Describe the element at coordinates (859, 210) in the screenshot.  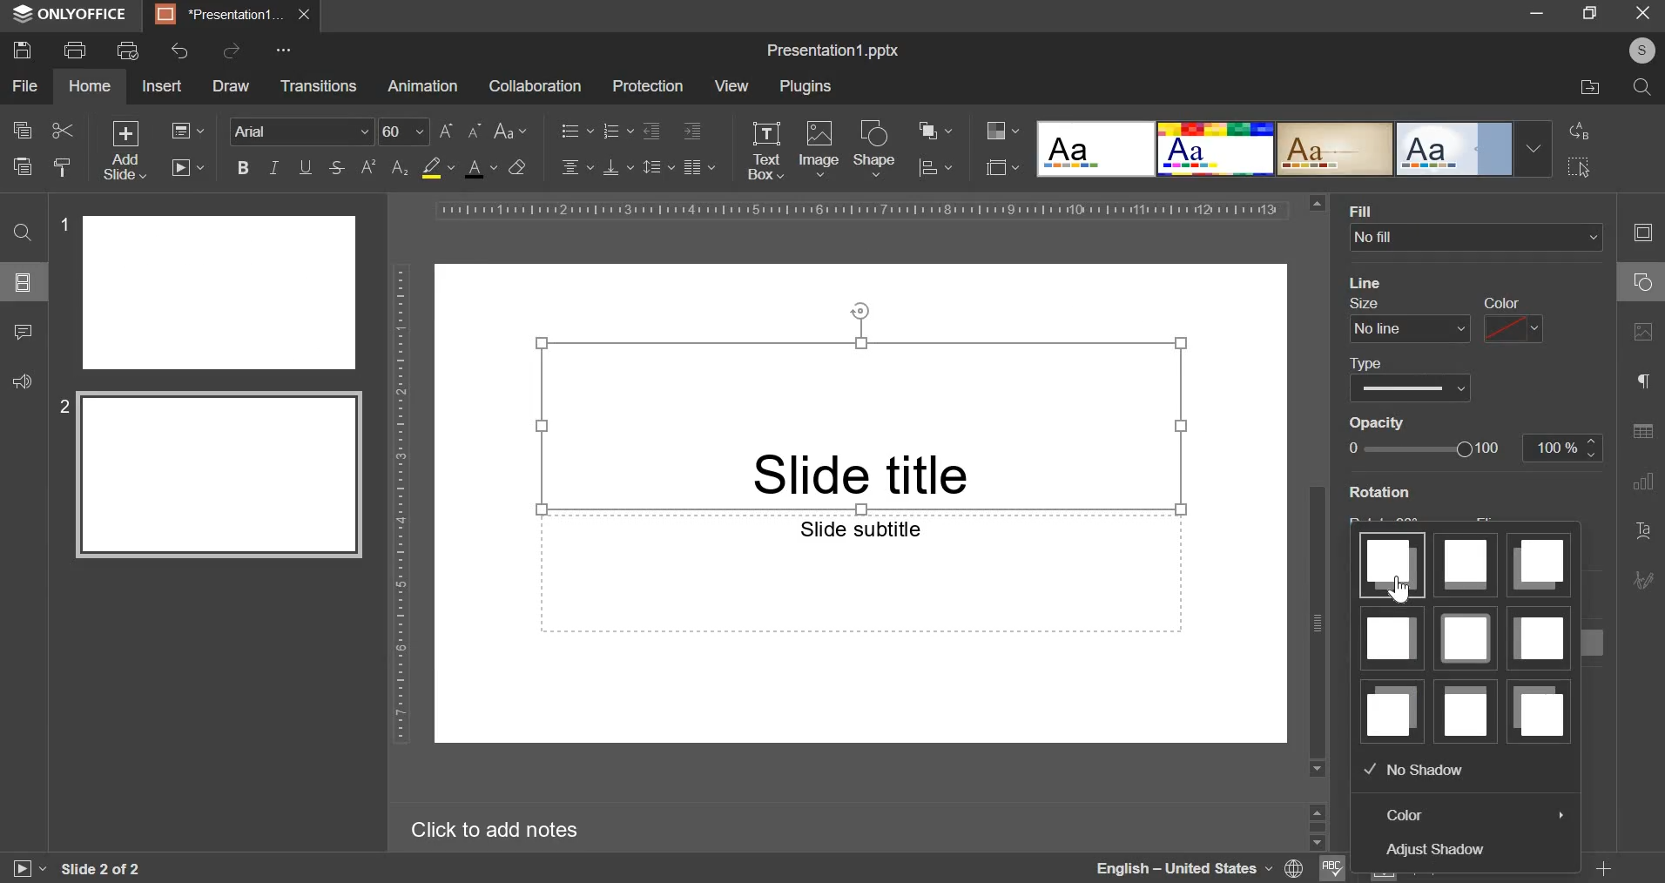
I see `horizontal scale` at that location.